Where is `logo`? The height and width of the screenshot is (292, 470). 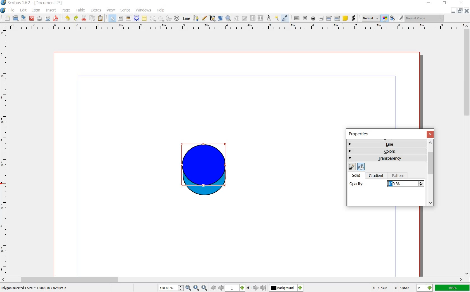
logo is located at coordinates (3, 3).